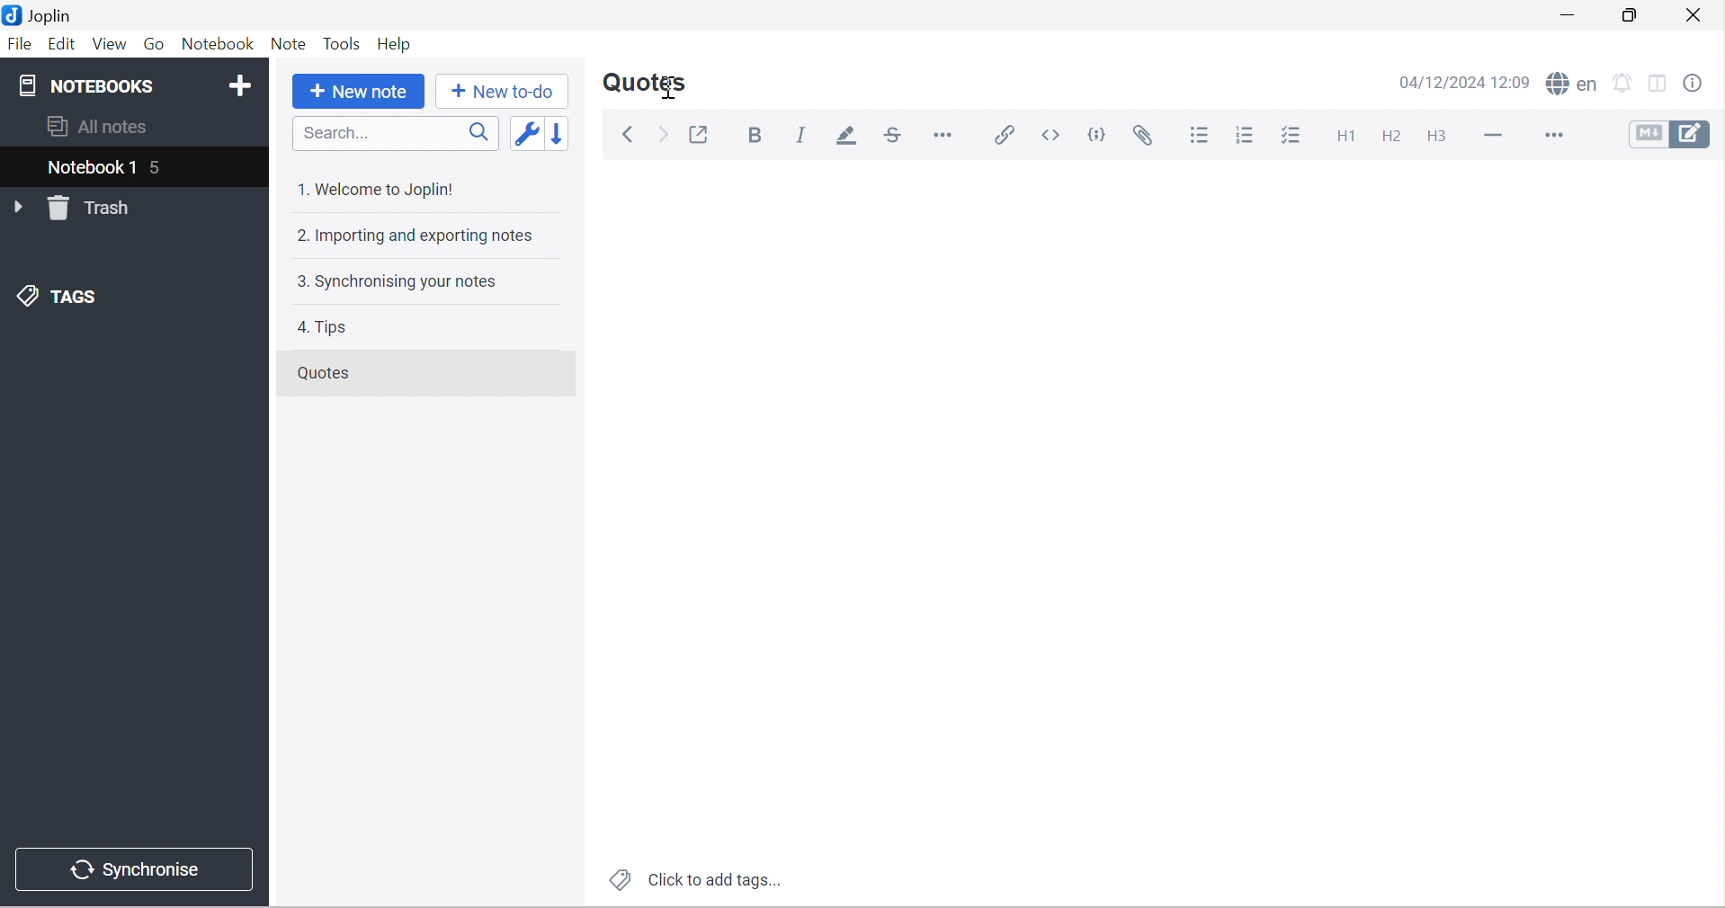 The width and height of the screenshot is (1725, 908). Describe the element at coordinates (111, 44) in the screenshot. I see `View` at that location.